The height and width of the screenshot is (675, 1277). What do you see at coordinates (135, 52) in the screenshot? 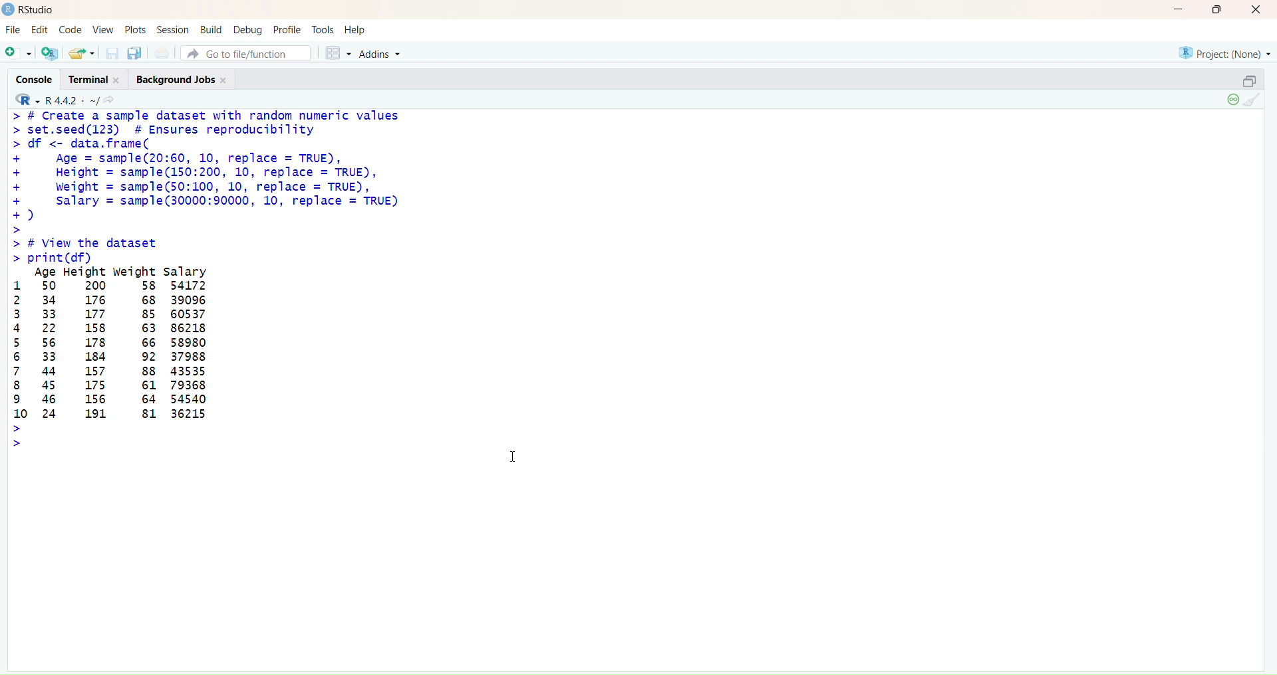
I see `Save all open documents (Ctrl + Alt + S)` at bounding box center [135, 52].